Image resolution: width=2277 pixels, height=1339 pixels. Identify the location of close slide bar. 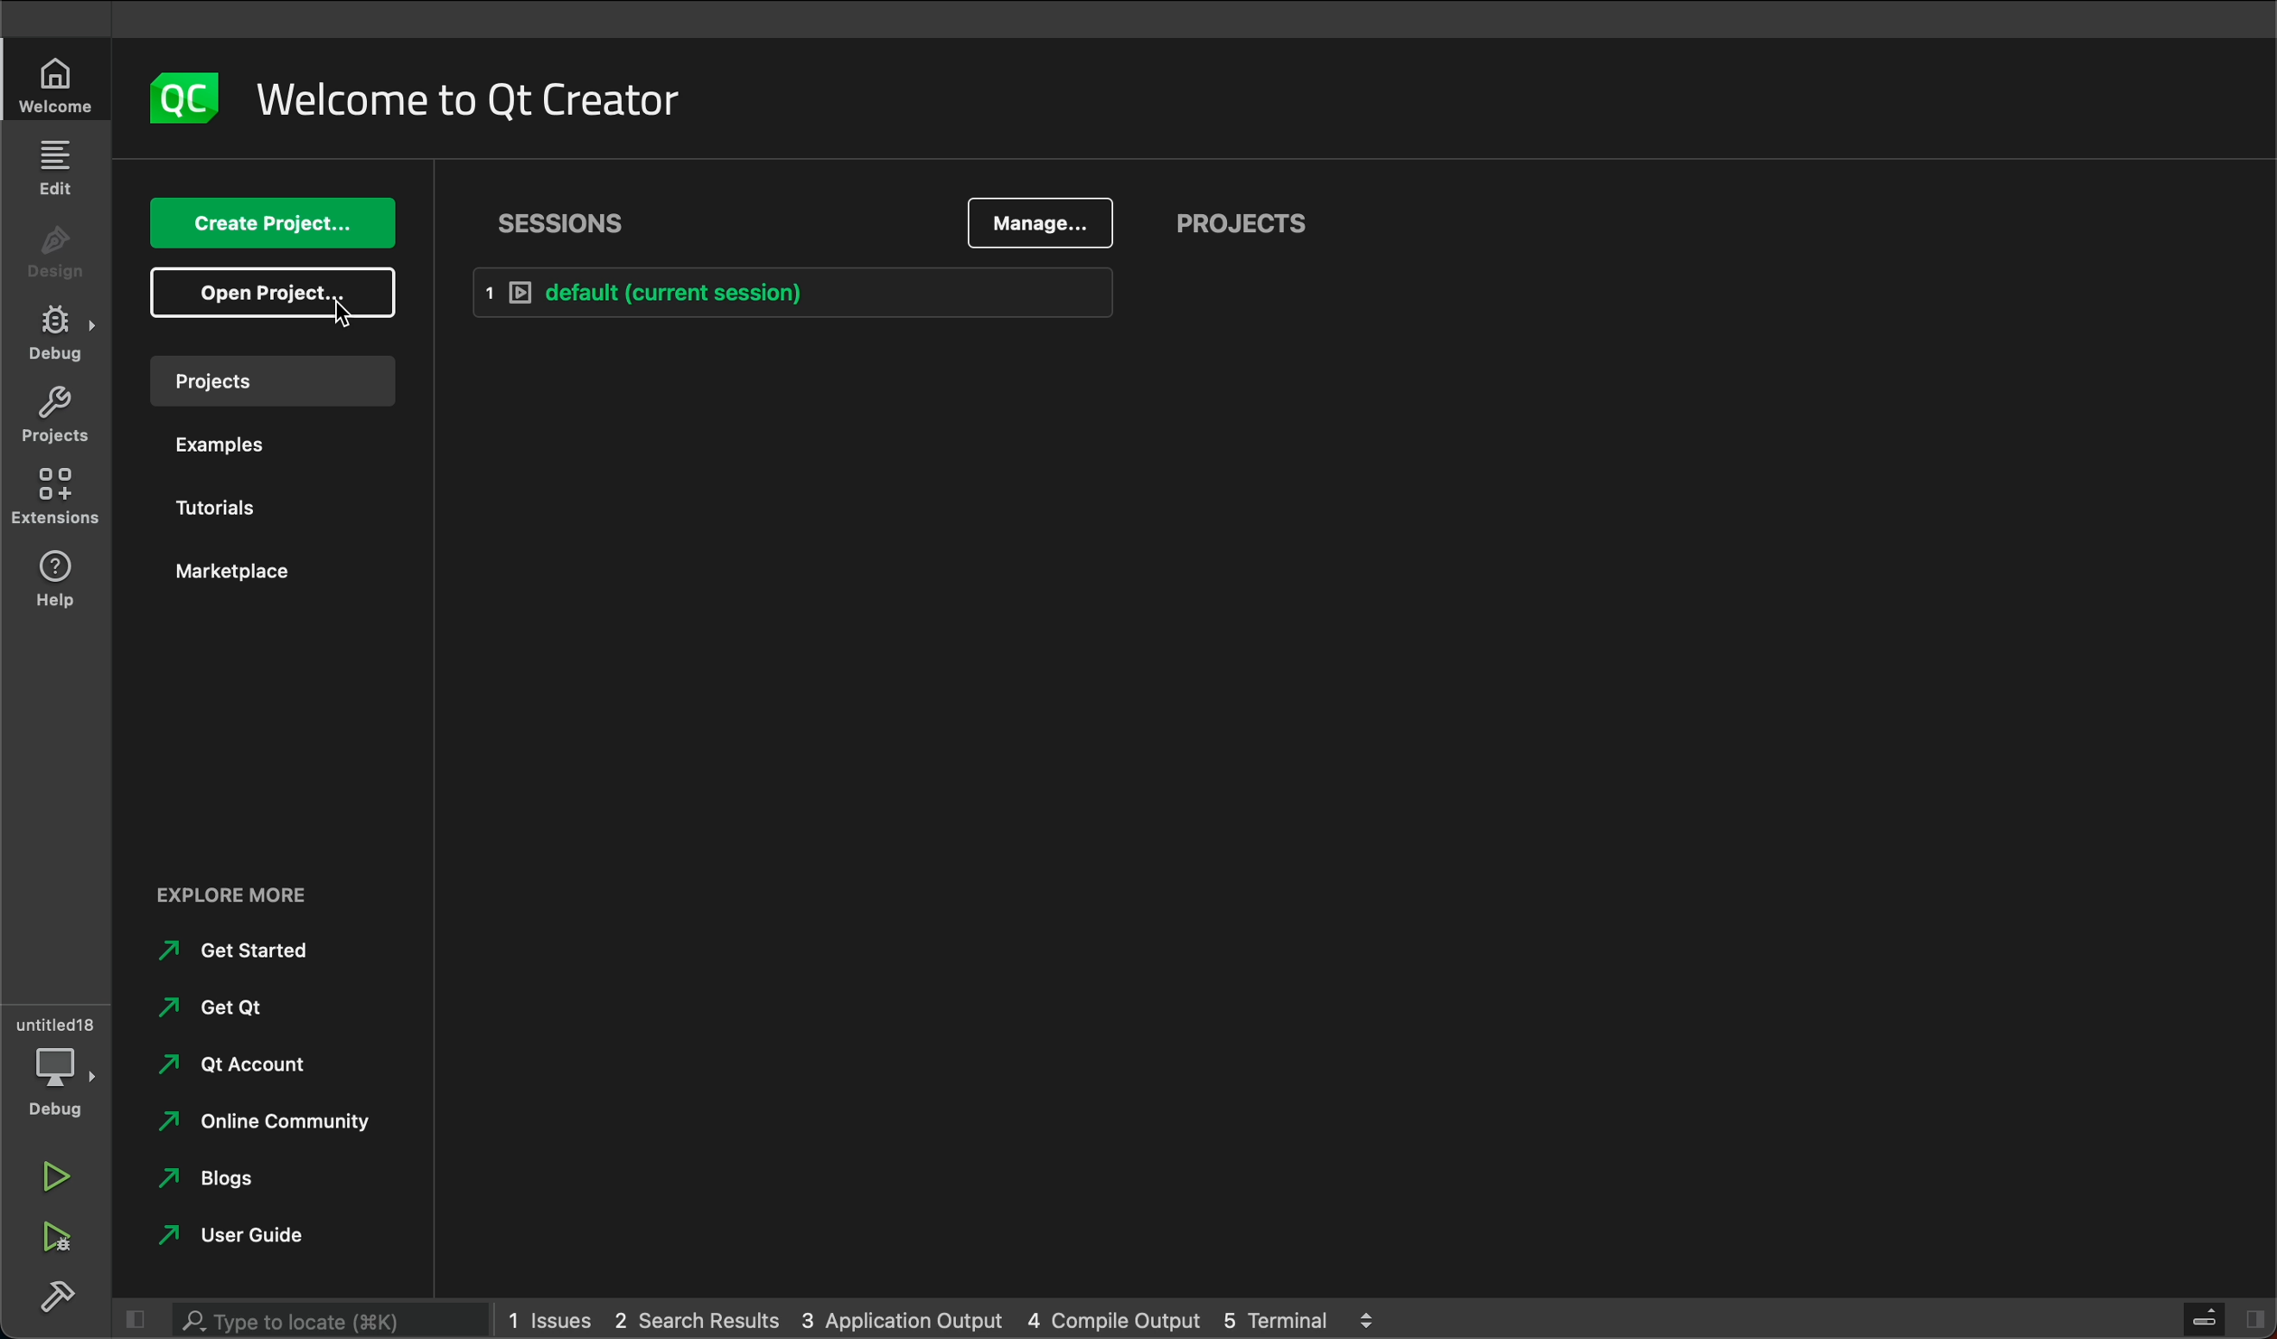
(2225, 1322).